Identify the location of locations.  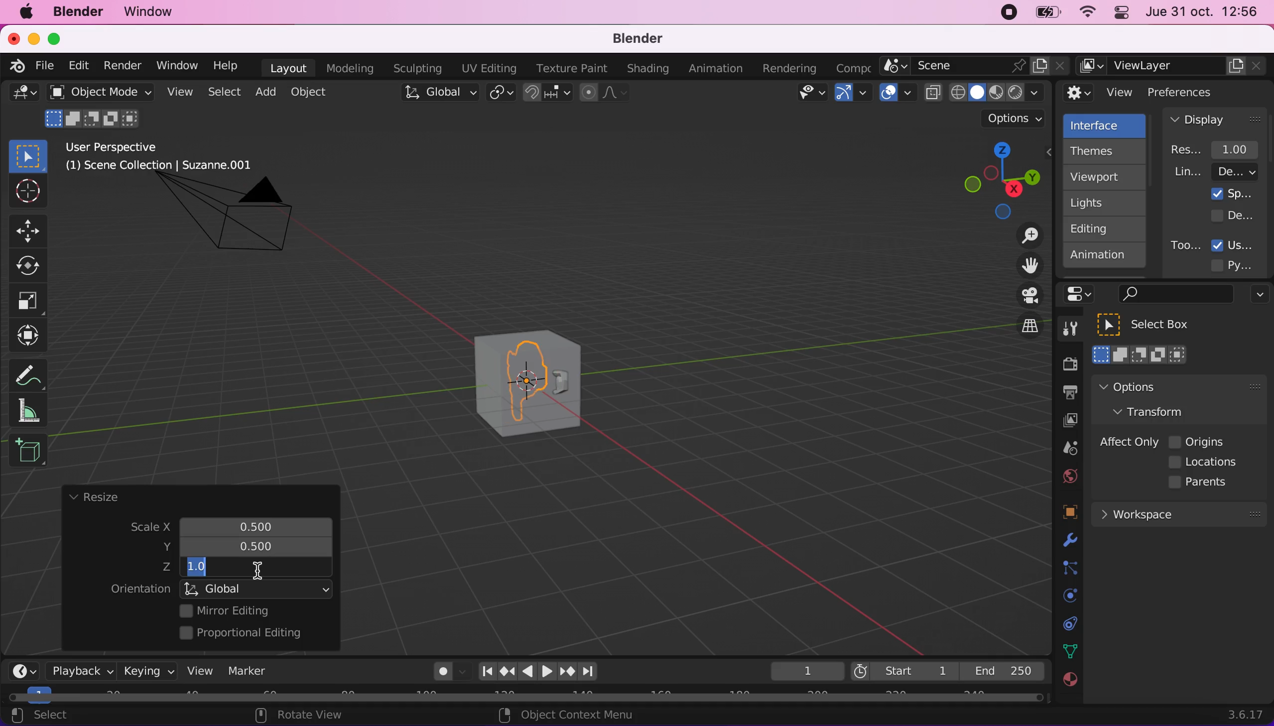
(1206, 462).